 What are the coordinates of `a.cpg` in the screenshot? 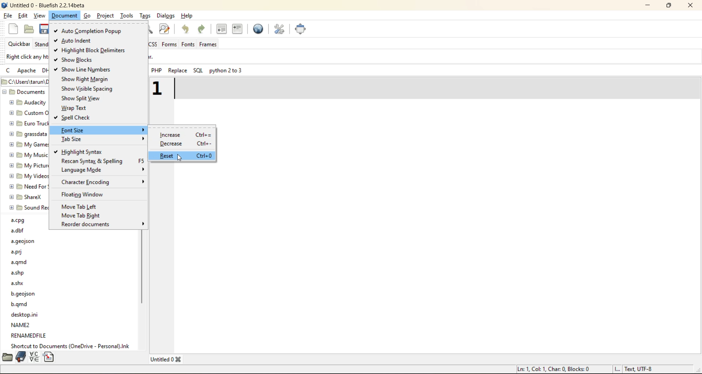 It's located at (18, 221).